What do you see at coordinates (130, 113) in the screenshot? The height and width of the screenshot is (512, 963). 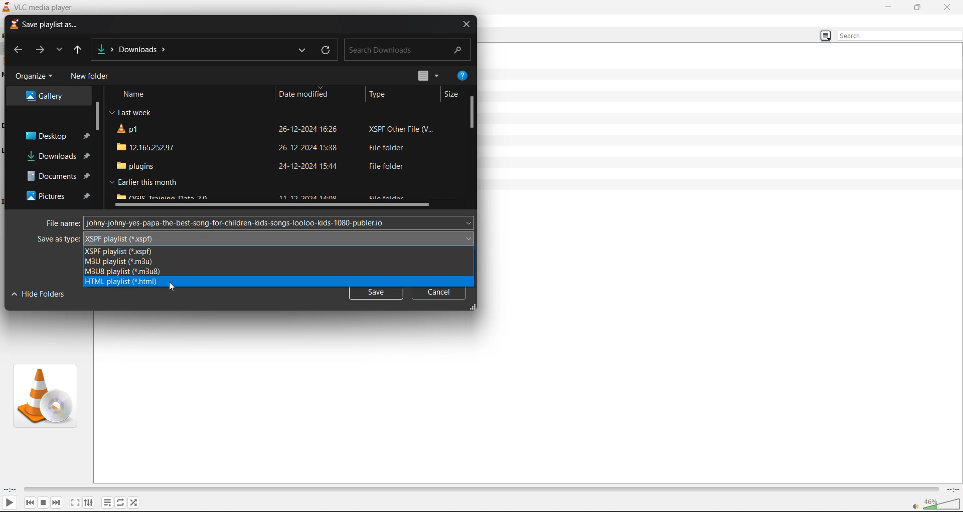 I see `Last week` at bounding box center [130, 113].